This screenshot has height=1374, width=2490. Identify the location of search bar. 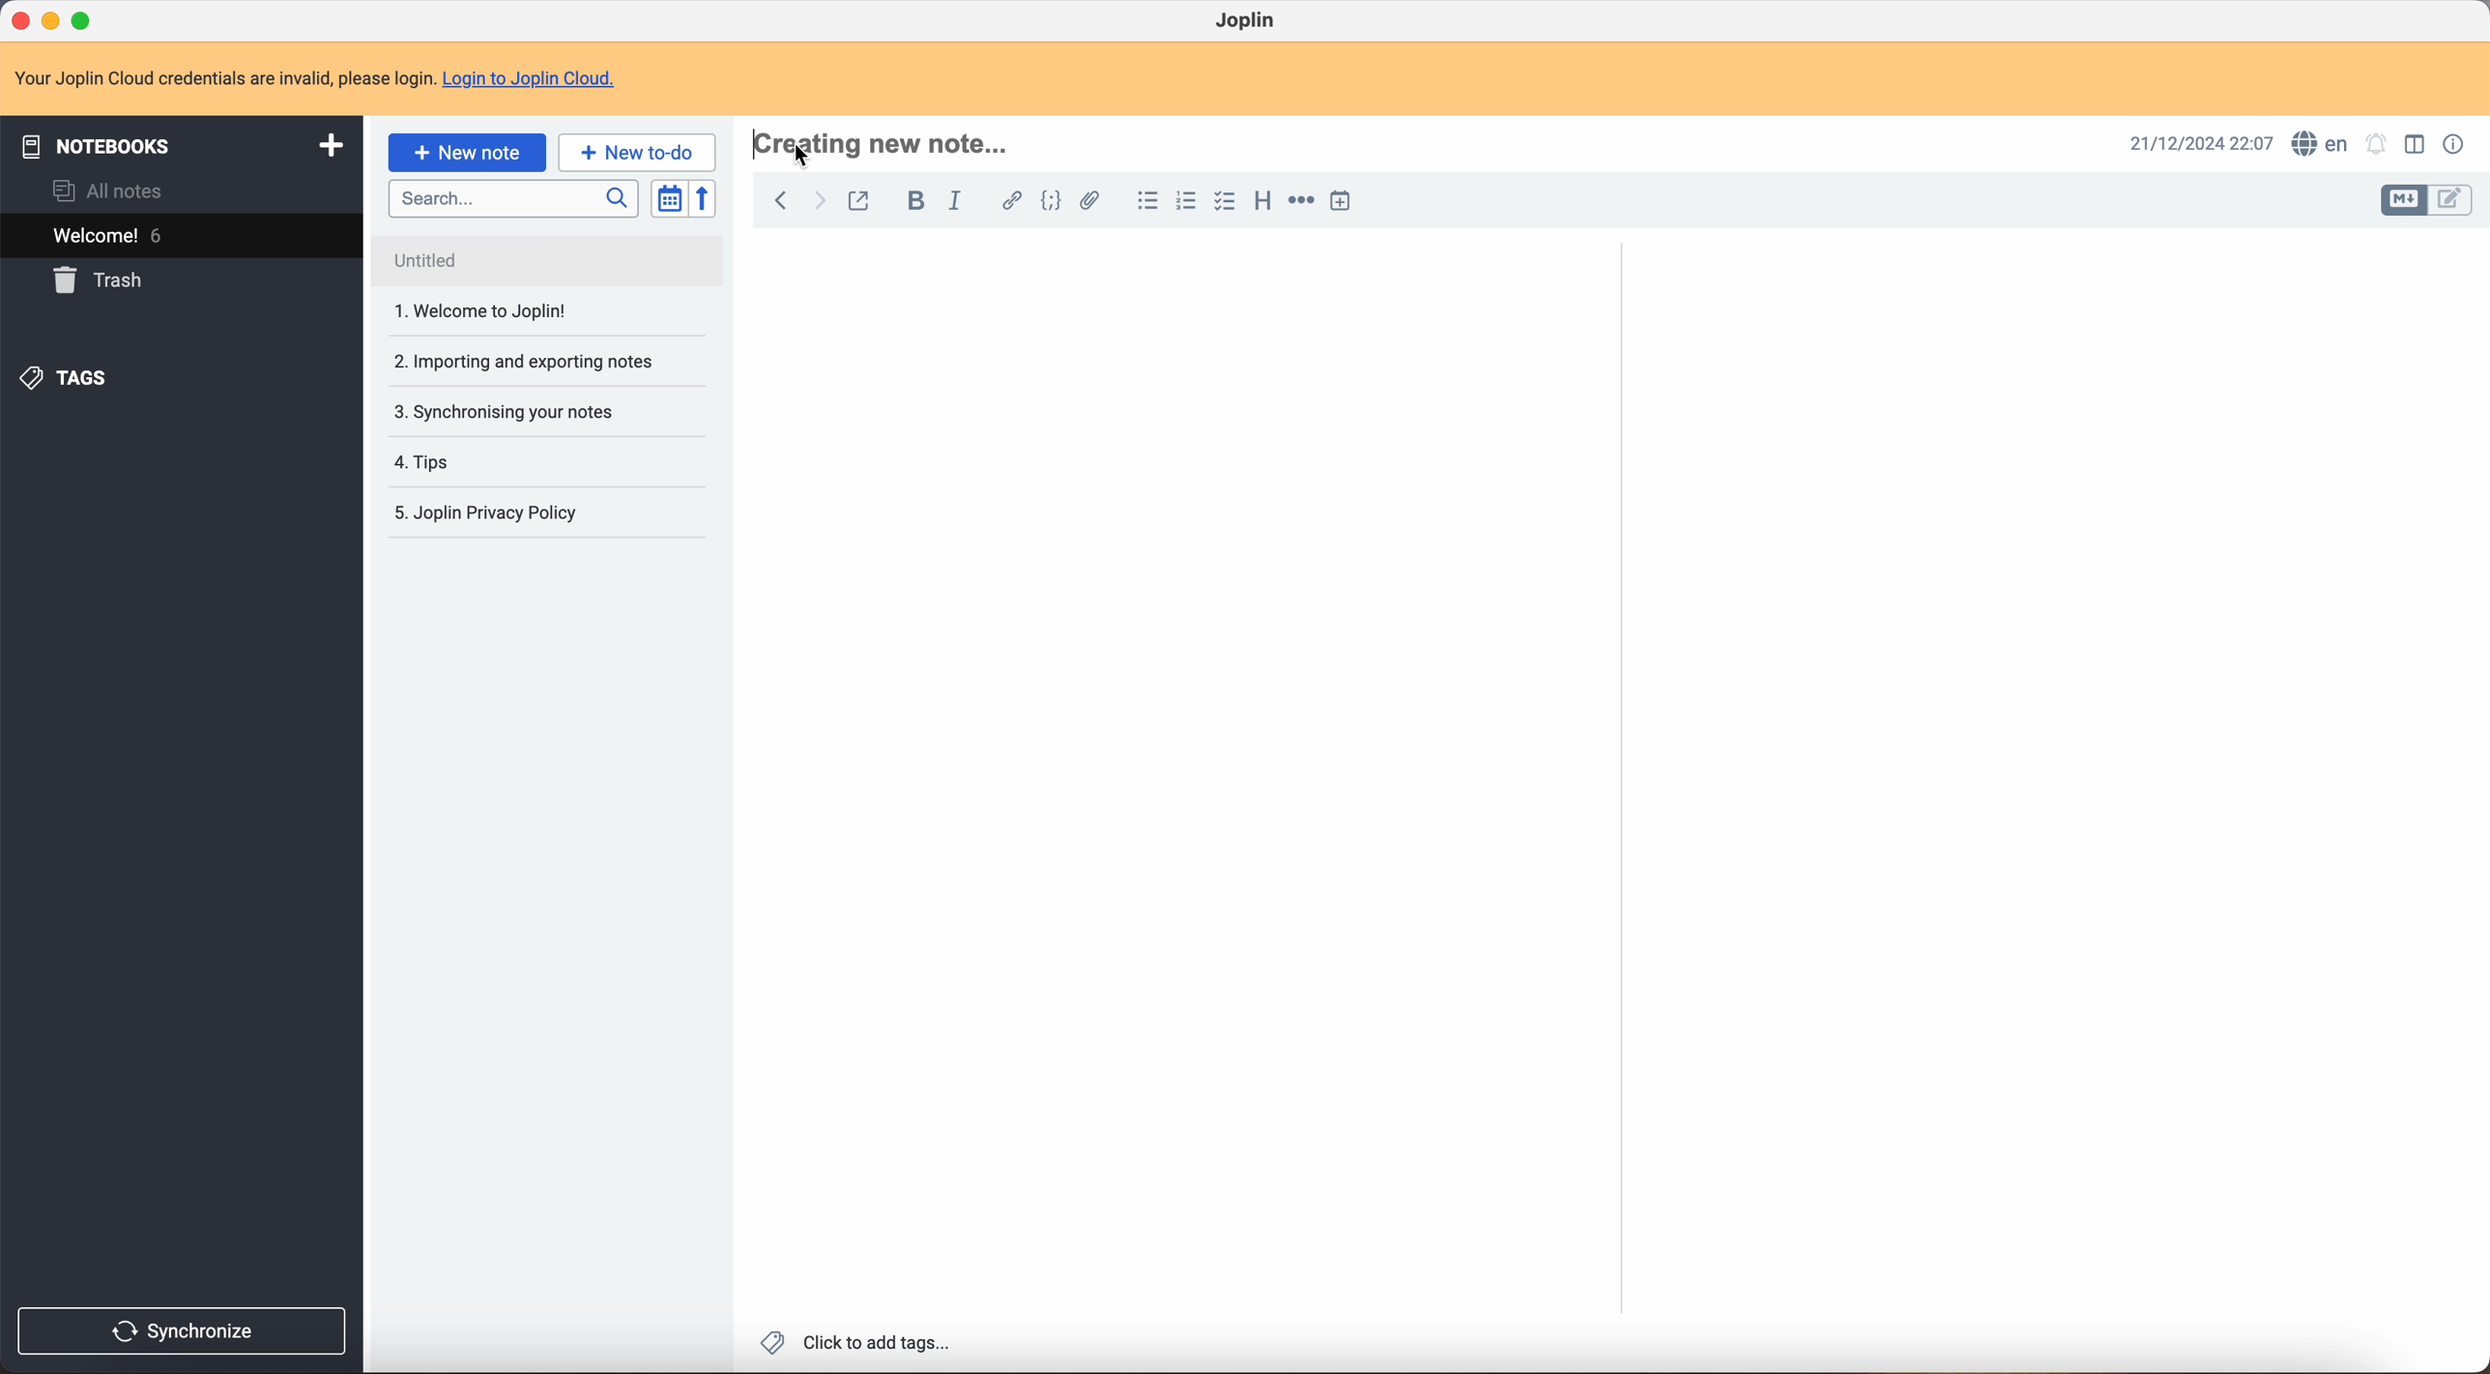
(515, 200).